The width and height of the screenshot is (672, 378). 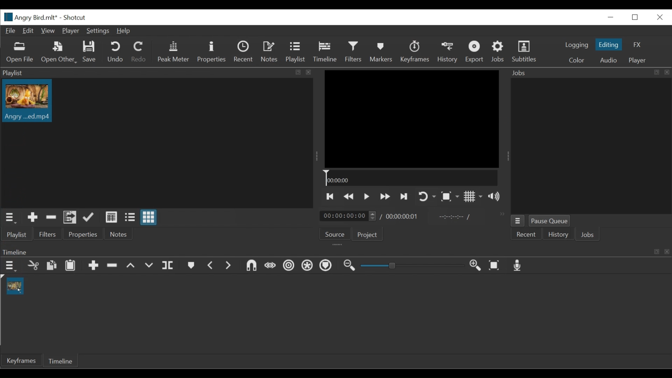 What do you see at coordinates (150, 265) in the screenshot?
I see `Overwrite` at bounding box center [150, 265].